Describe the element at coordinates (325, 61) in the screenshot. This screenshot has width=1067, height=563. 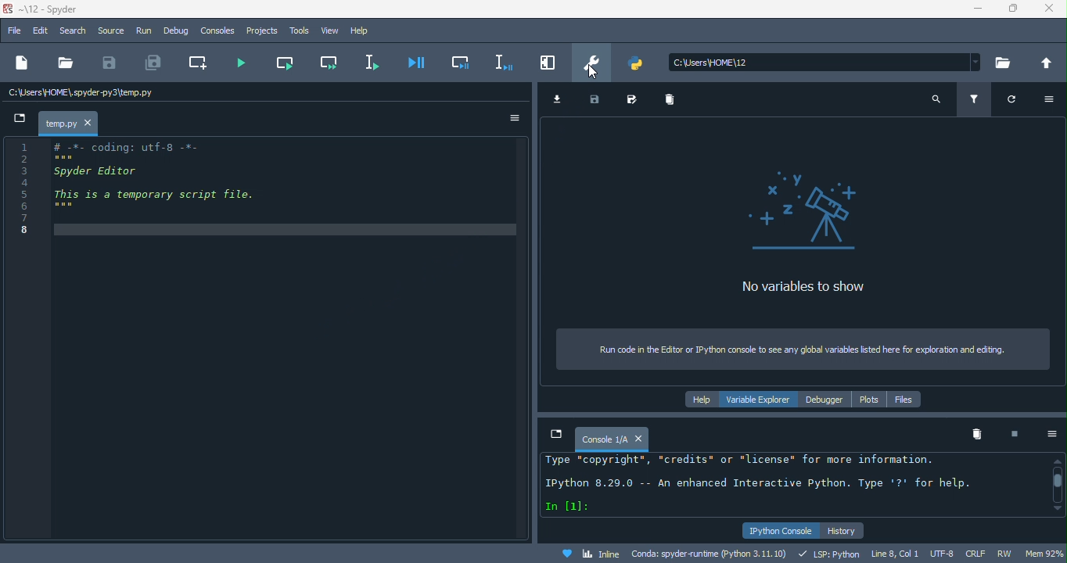
I see `run current cell and go to the next one` at that location.